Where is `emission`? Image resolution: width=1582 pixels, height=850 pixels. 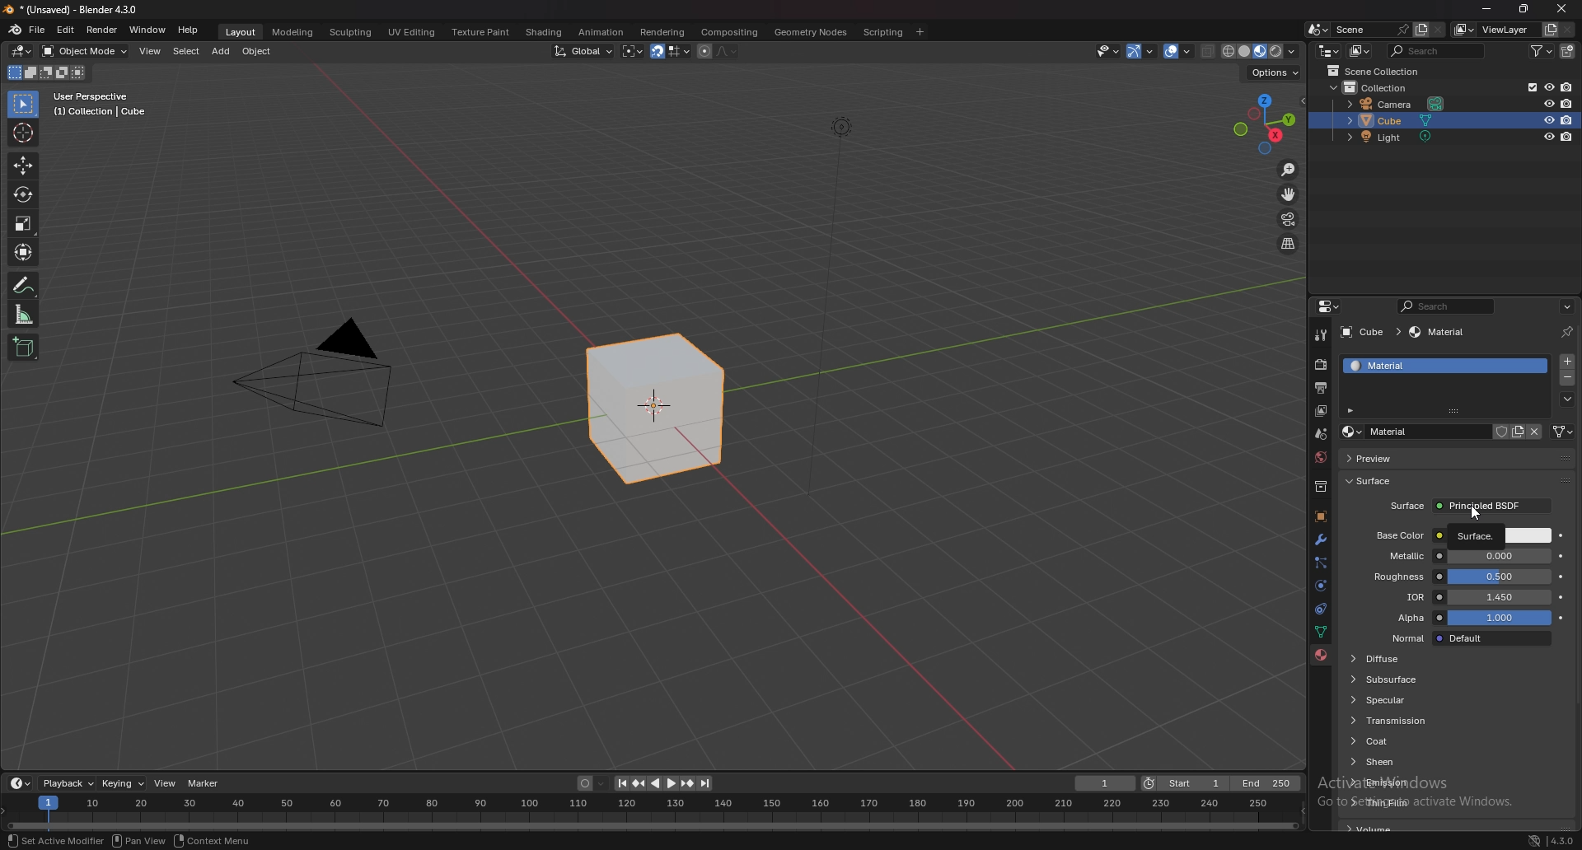
emission is located at coordinates (1416, 781).